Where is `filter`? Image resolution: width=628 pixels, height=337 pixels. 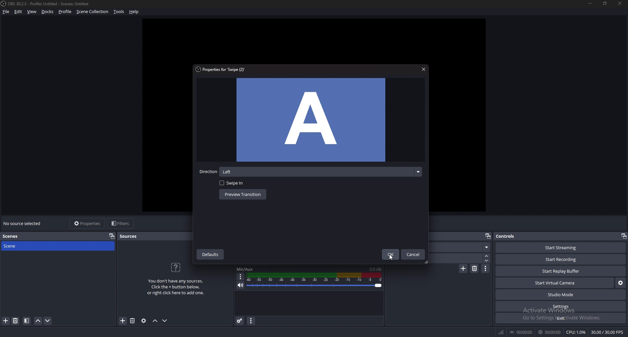
filter is located at coordinates (26, 321).